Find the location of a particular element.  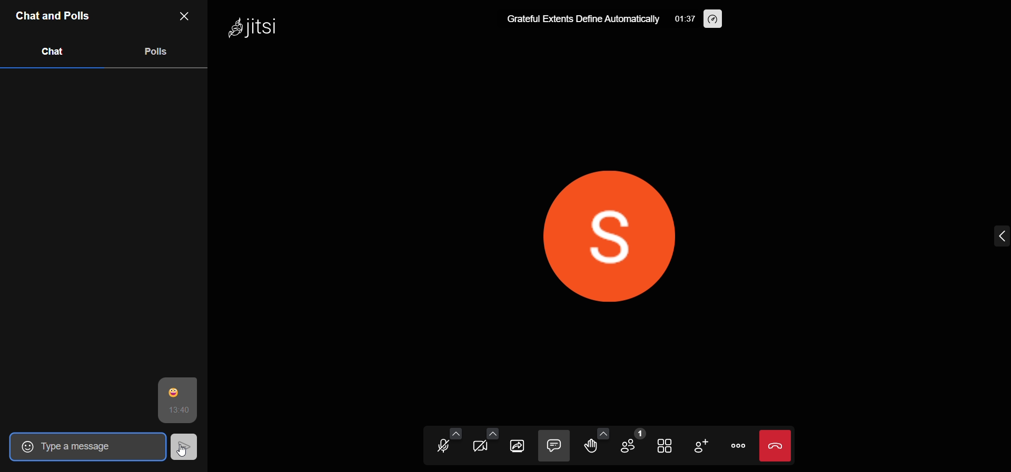

raise hand is located at coordinates (592, 447).